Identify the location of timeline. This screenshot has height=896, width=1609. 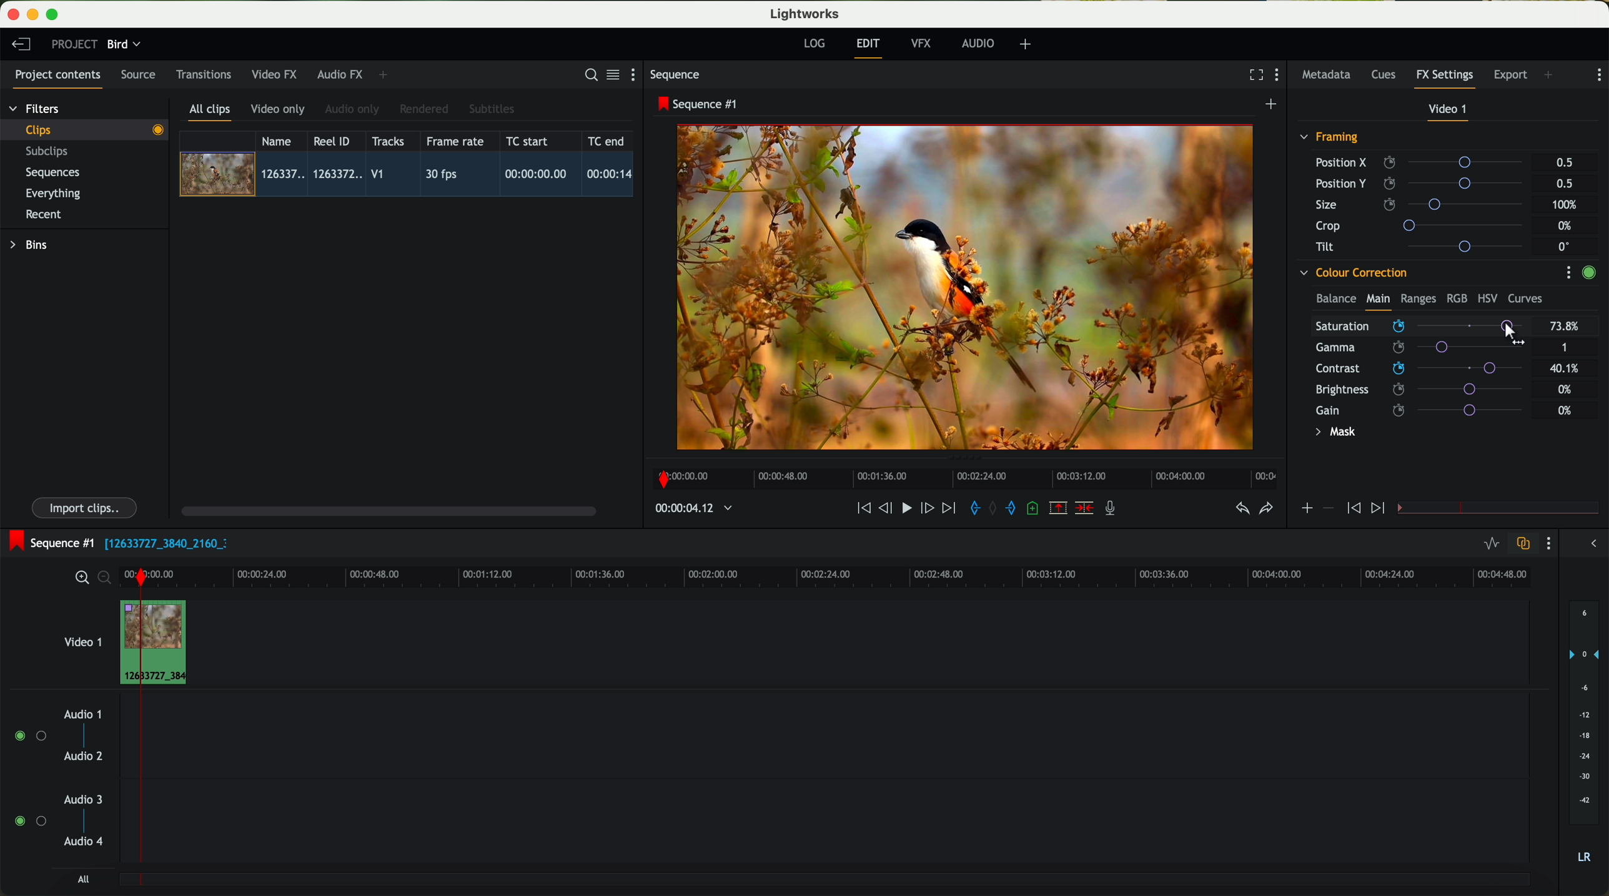
(866, 576).